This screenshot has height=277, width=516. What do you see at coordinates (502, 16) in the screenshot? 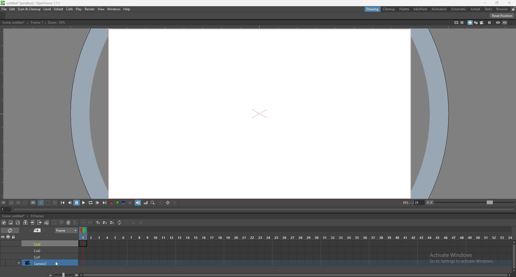
I see `reset position` at bounding box center [502, 16].